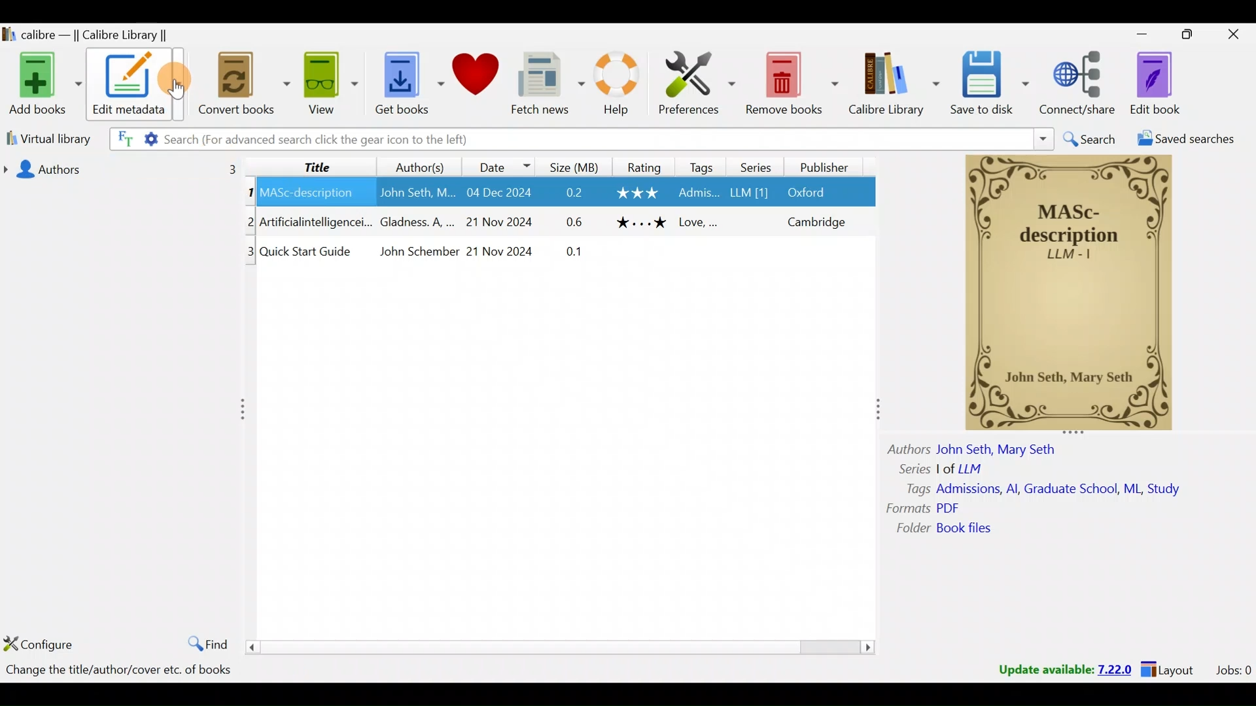 Image resolution: width=1256 pixels, height=706 pixels. Describe the element at coordinates (578, 193) in the screenshot. I see `` at that location.